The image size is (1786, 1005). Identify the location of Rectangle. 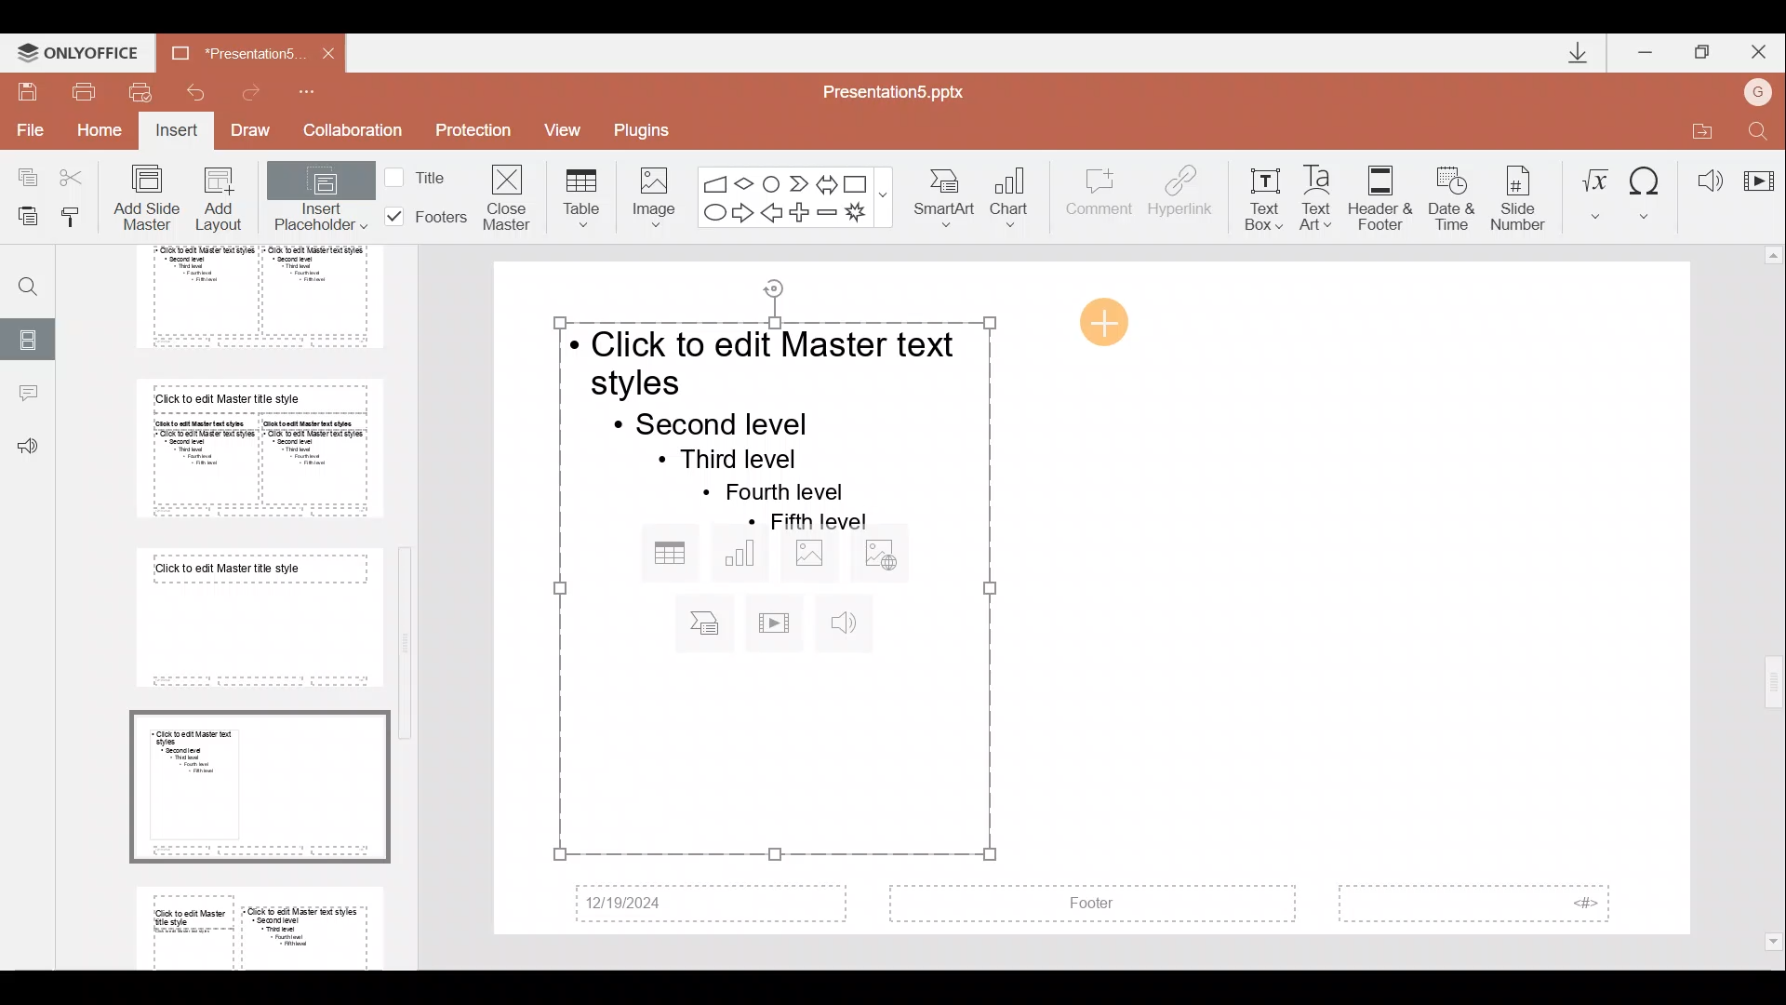
(858, 181).